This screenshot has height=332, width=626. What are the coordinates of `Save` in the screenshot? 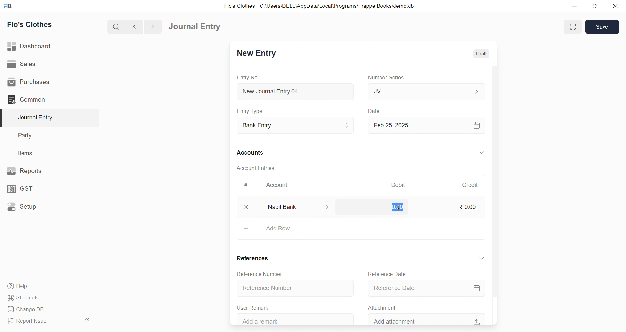 It's located at (603, 26).